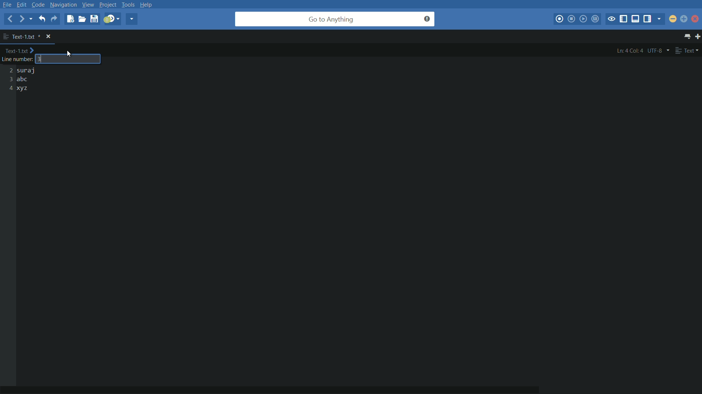  What do you see at coordinates (63, 4) in the screenshot?
I see `navigation` at bounding box center [63, 4].